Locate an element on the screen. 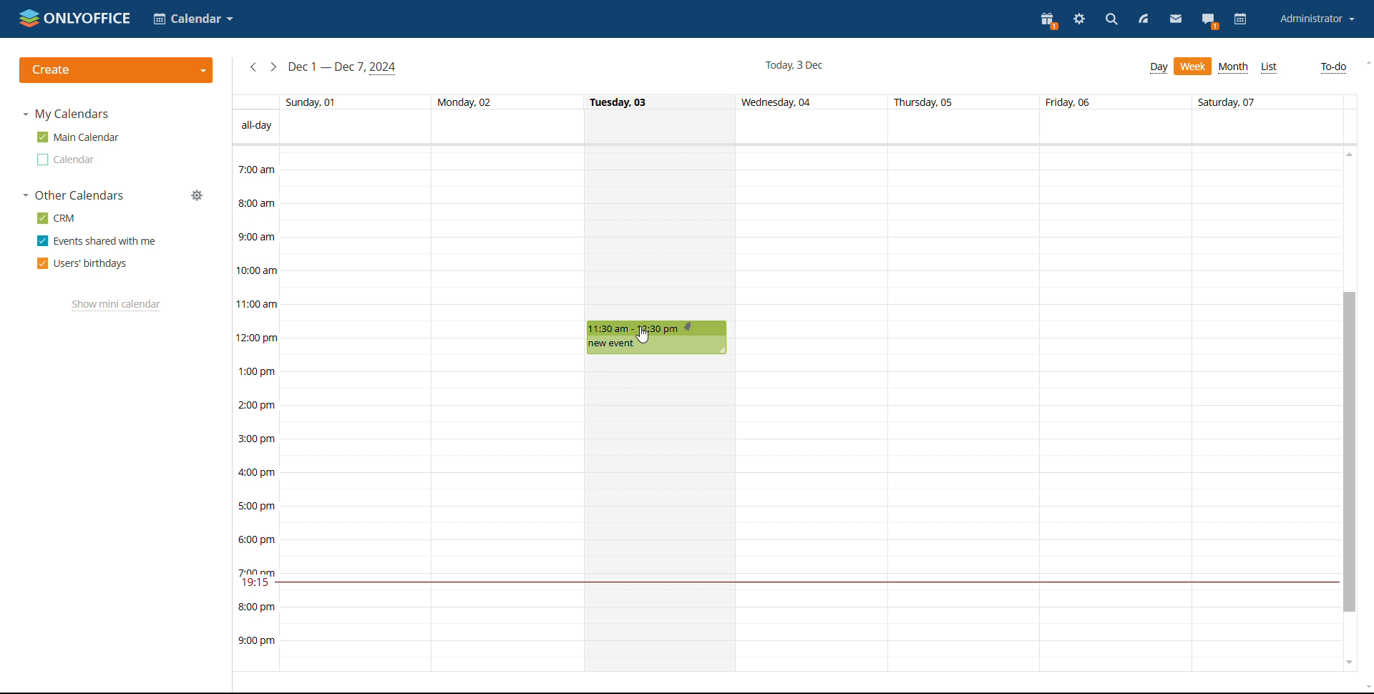 The width and height of the screenshot is (1374, 694). chat is located at coordinates (1209, 20).